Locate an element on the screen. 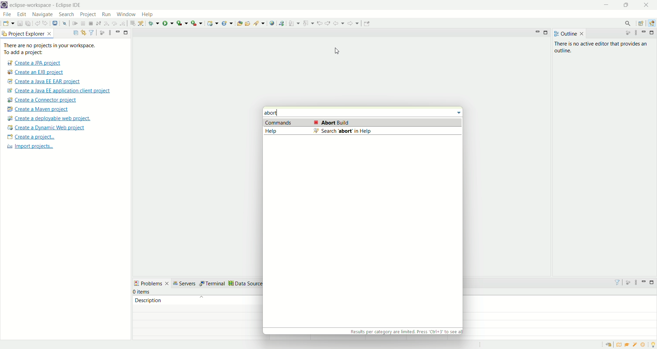 Image resolution: width=657 pixels, height=349 pixels. create a dynamic web project is located at coordinates (46, 128).